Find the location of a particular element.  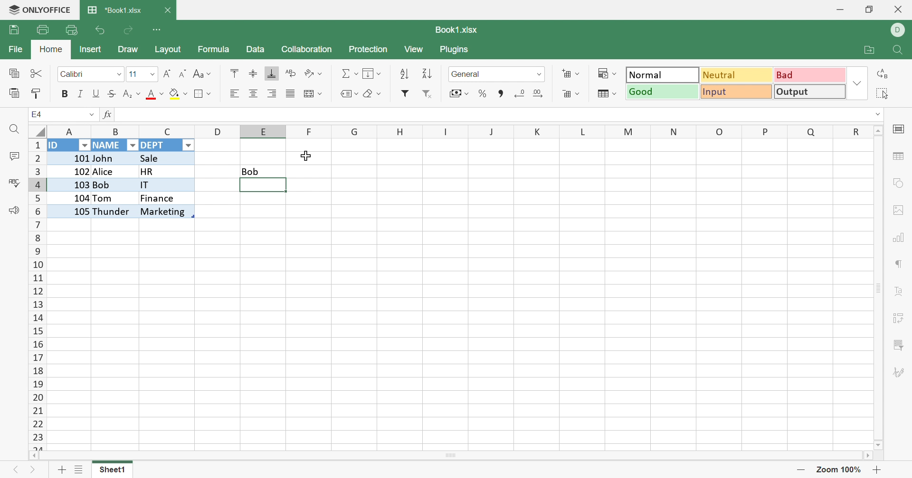

Zoom In is located at coordinates (877, 470).